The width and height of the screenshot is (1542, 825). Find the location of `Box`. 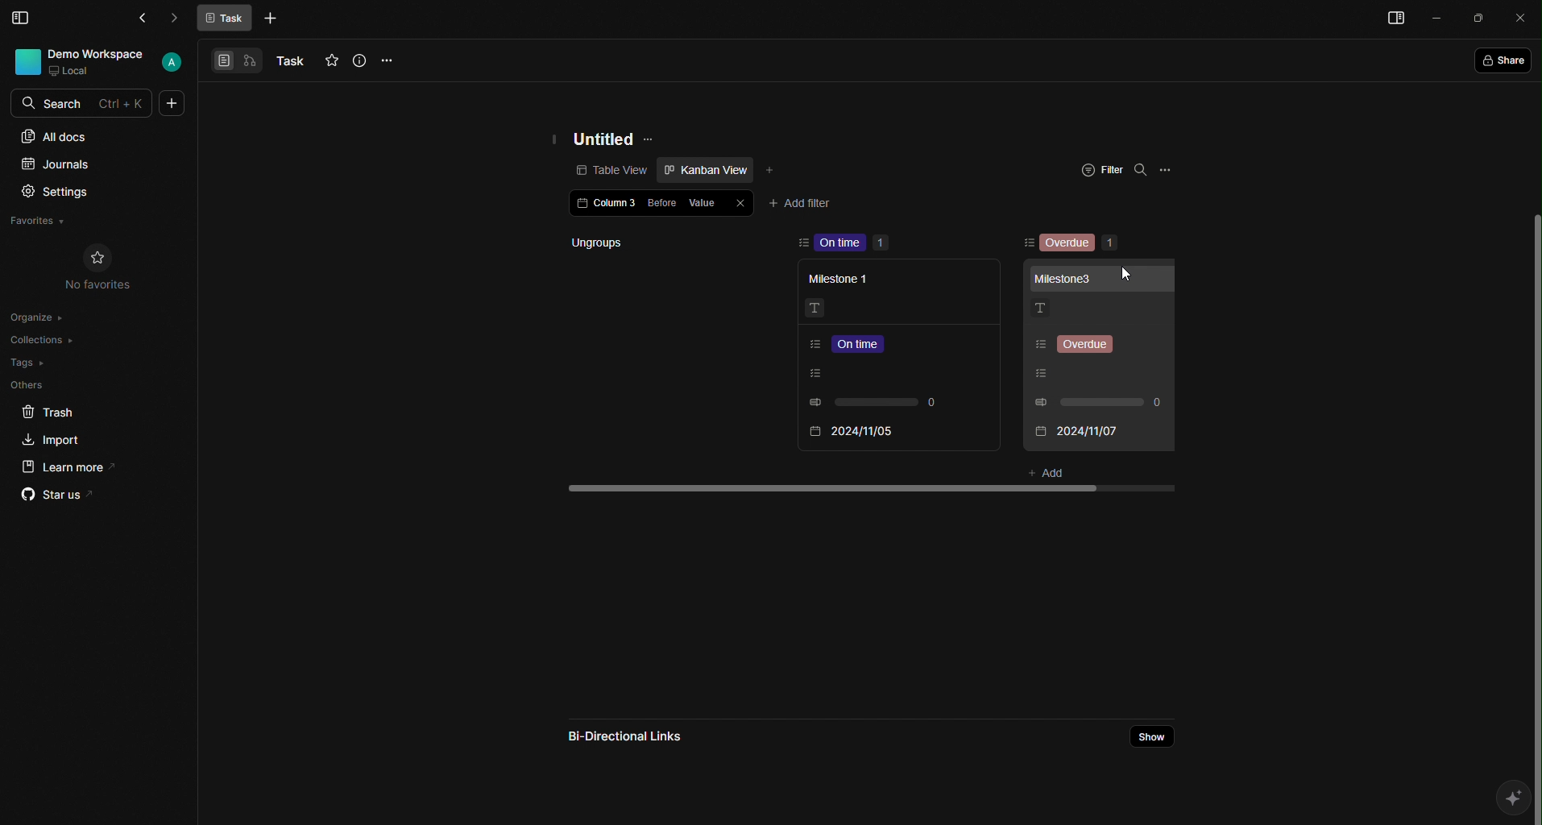

Box is located at coordinates (1479, 18).